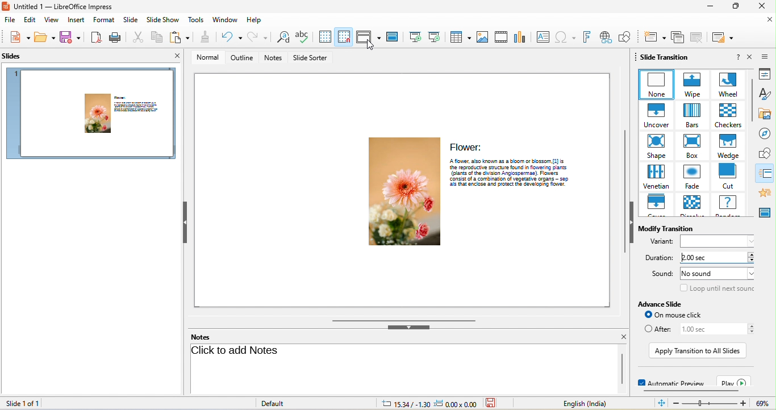 Image resolution: width=776 pixels, height=410 pixels. Describe the element at coordinates (720, 241) in the screenshot. I see `variant` at that location.